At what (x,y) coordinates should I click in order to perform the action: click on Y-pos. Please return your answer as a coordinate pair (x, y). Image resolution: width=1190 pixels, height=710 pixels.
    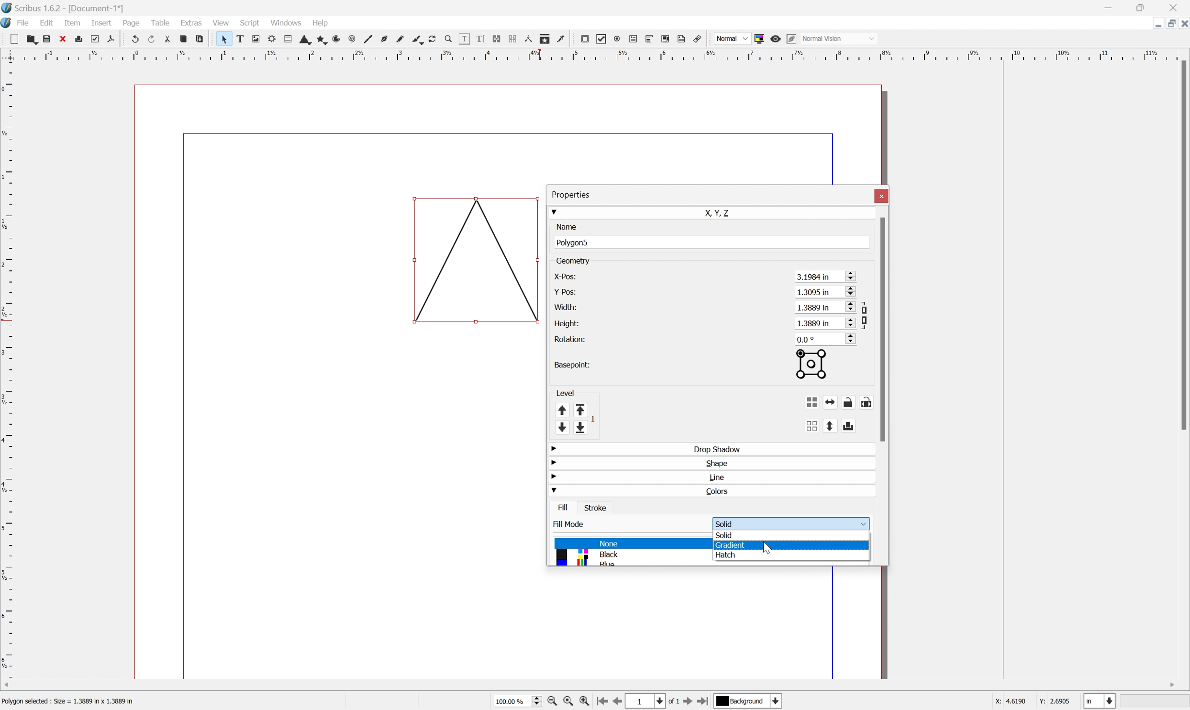
    Looking at the image, I should click on (564, 291).